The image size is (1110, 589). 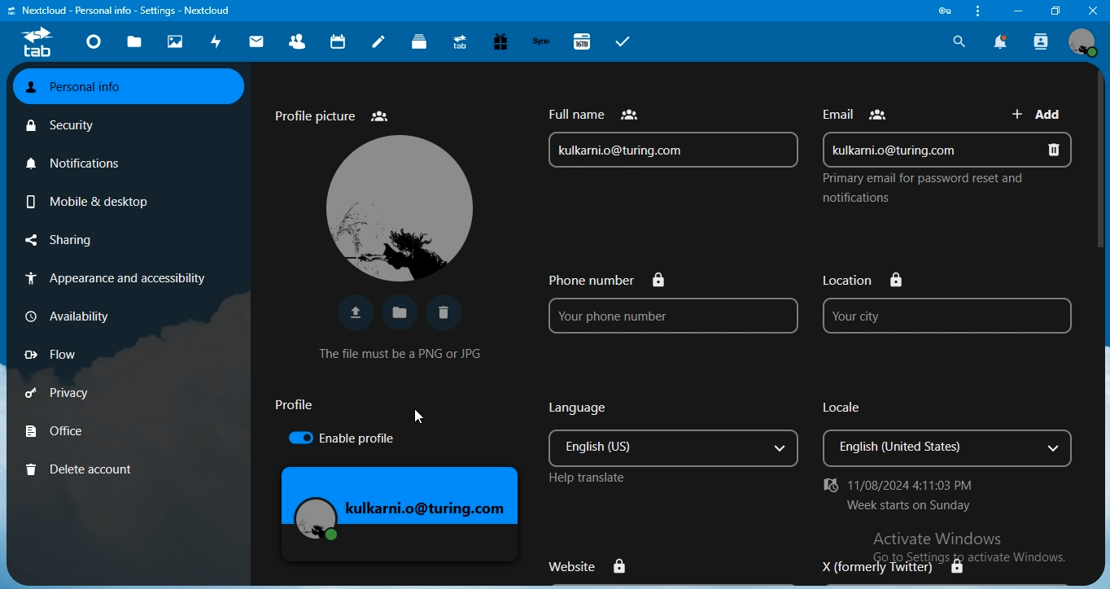 I want to click on restore window, so click(x=1051, y=10).